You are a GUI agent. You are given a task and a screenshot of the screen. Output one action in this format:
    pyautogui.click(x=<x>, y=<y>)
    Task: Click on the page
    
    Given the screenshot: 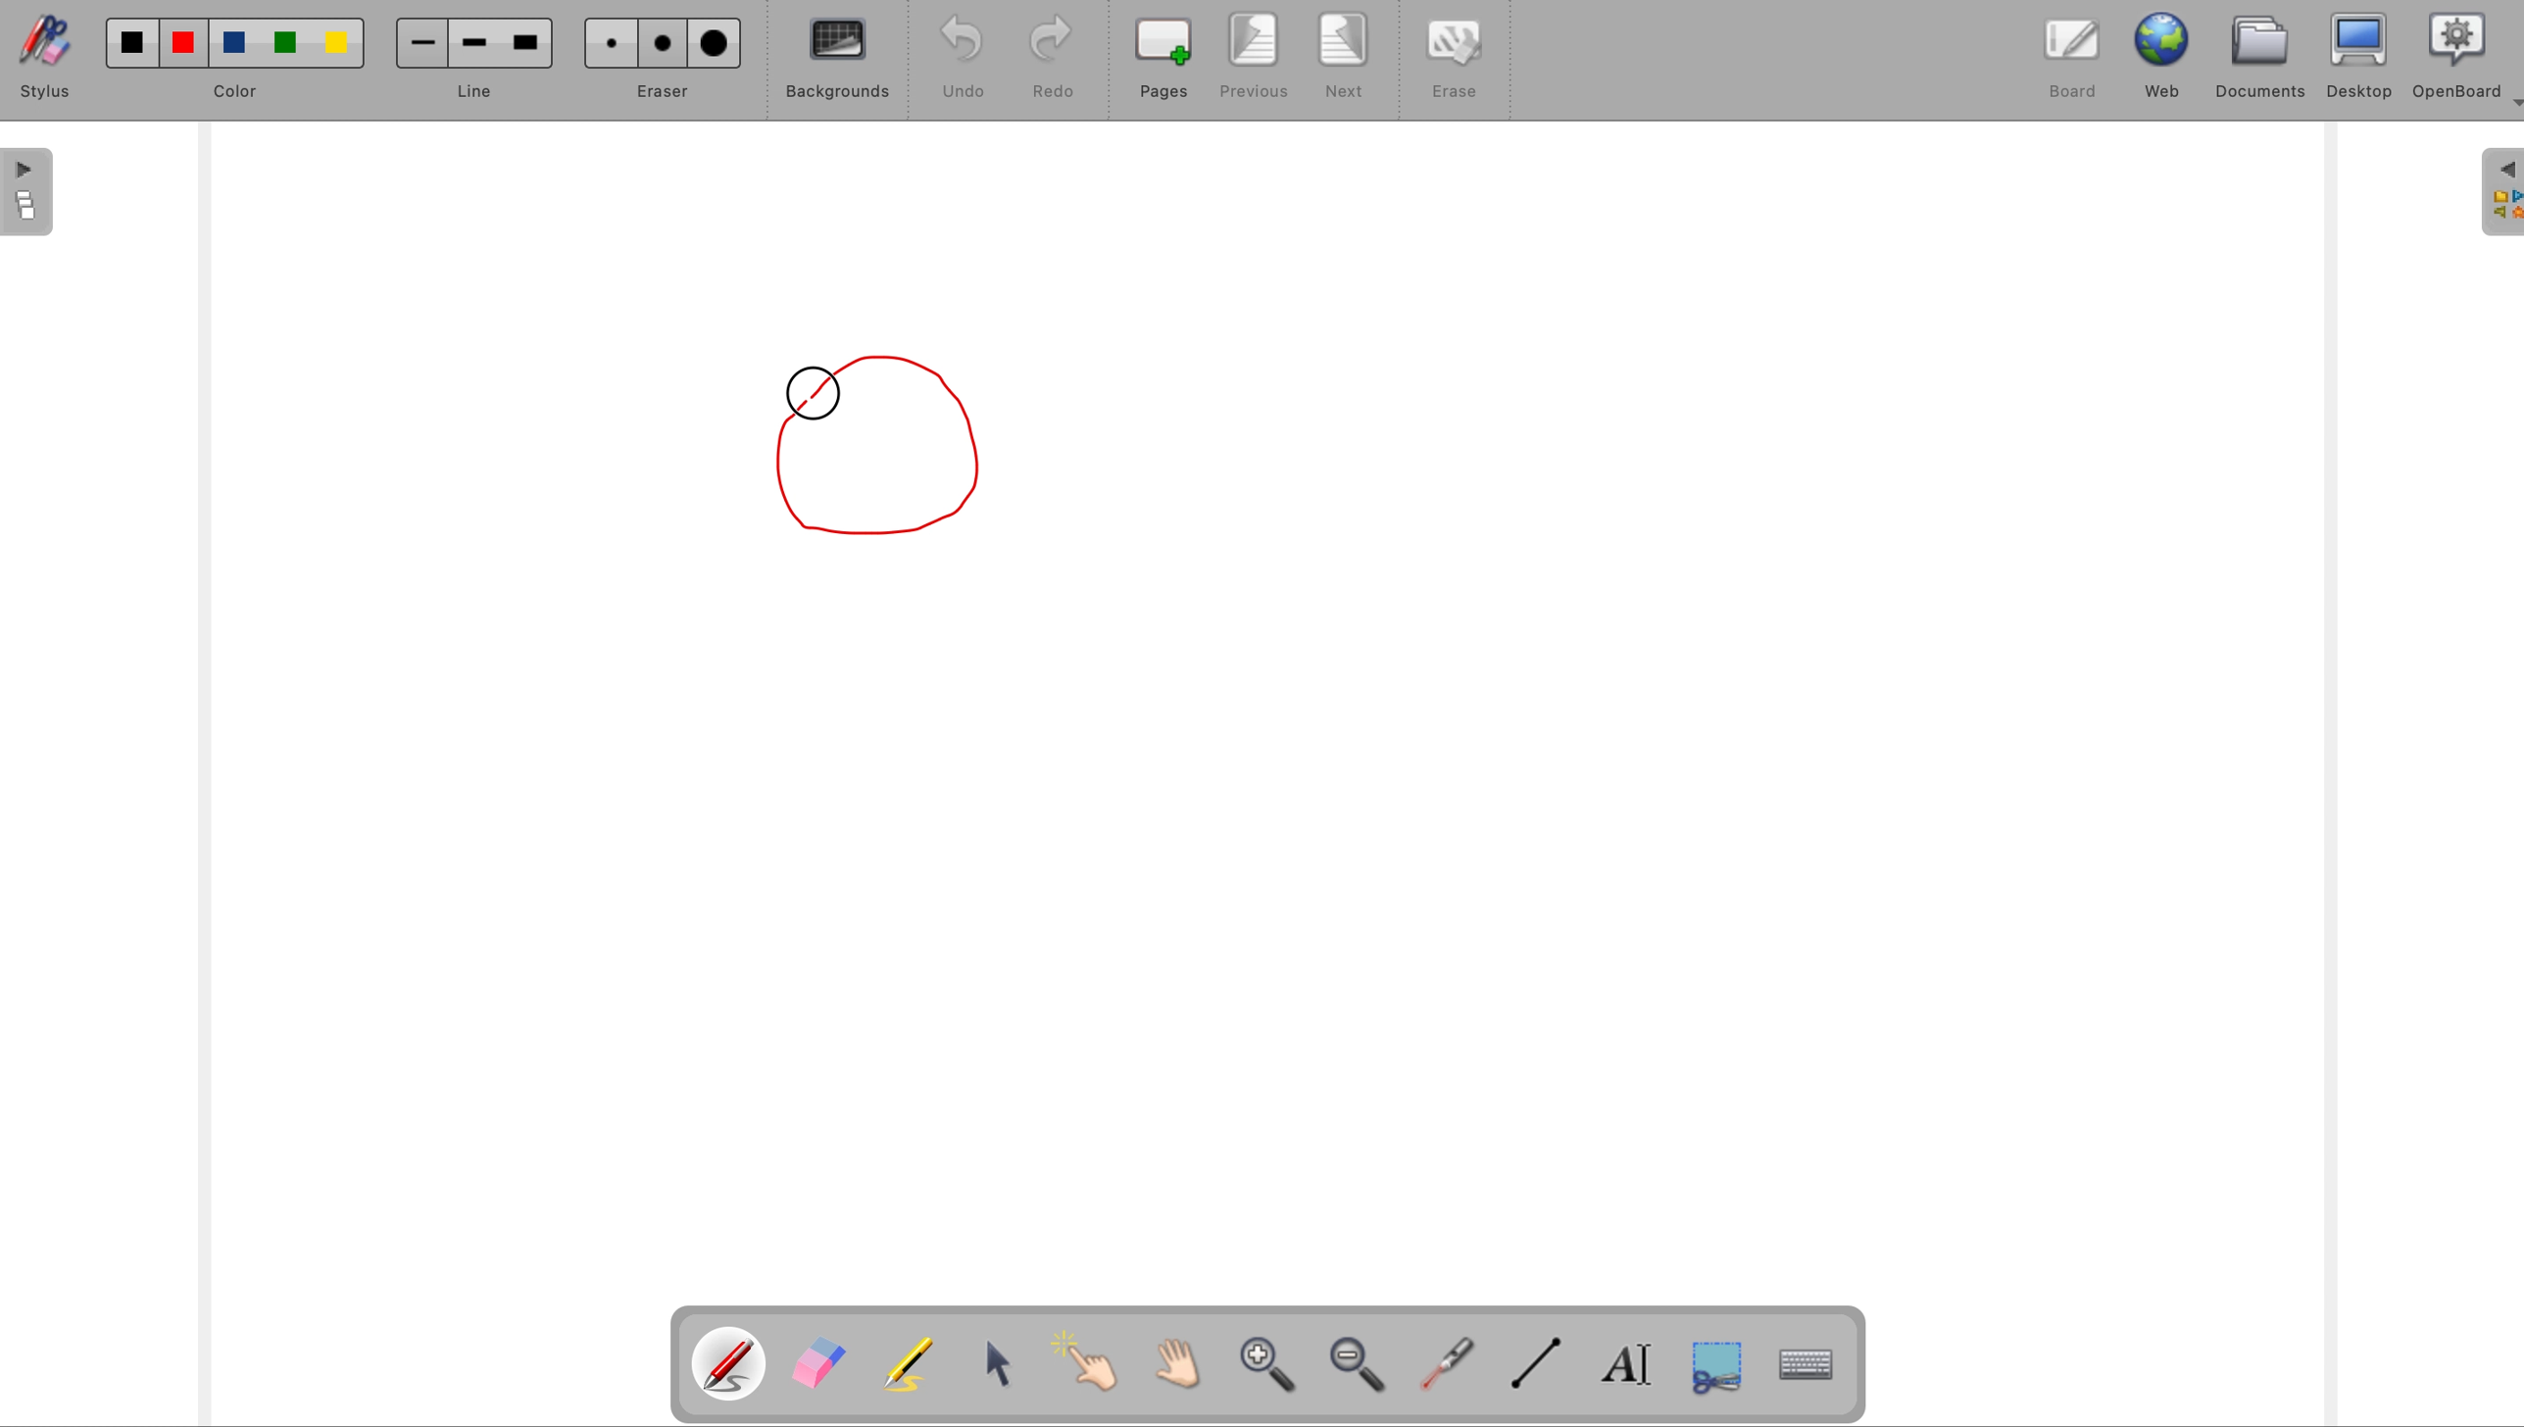 What is the action you would take?
    pyautogui.click(x=26, y=193)
    